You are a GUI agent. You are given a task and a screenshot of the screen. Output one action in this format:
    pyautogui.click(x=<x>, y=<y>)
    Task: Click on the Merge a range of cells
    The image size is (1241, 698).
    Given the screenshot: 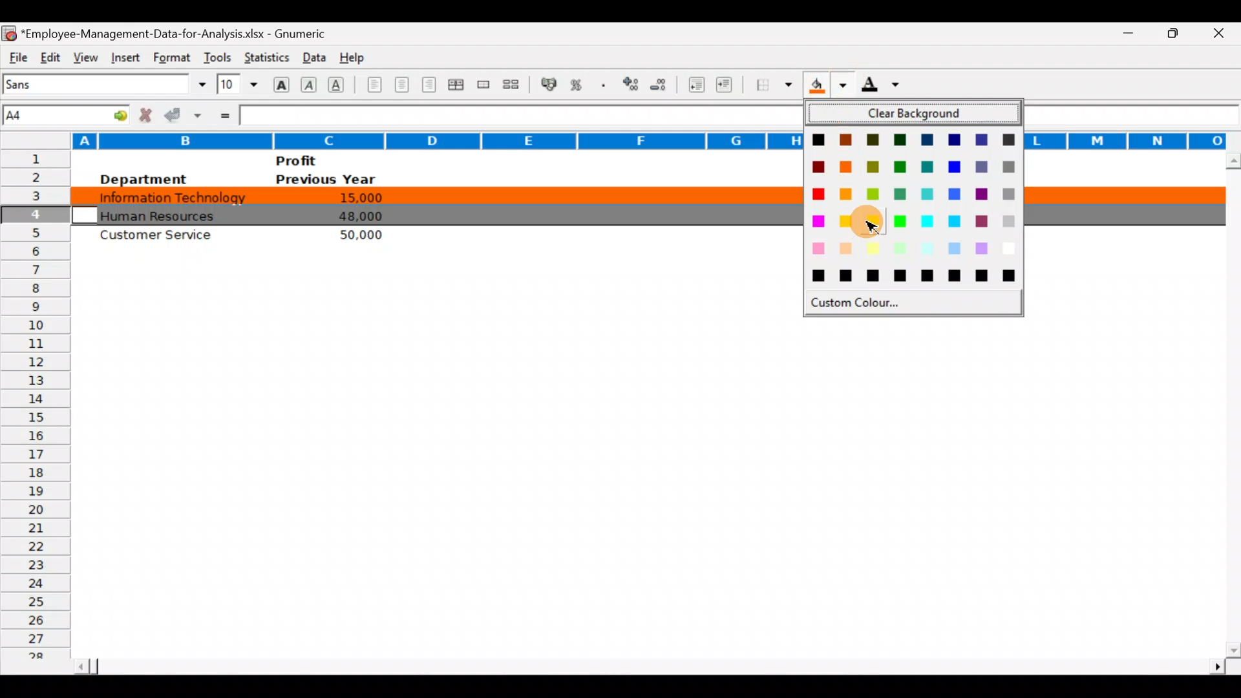 What is the action you would take?
    pyautogui.click(x=482, y=86)
    